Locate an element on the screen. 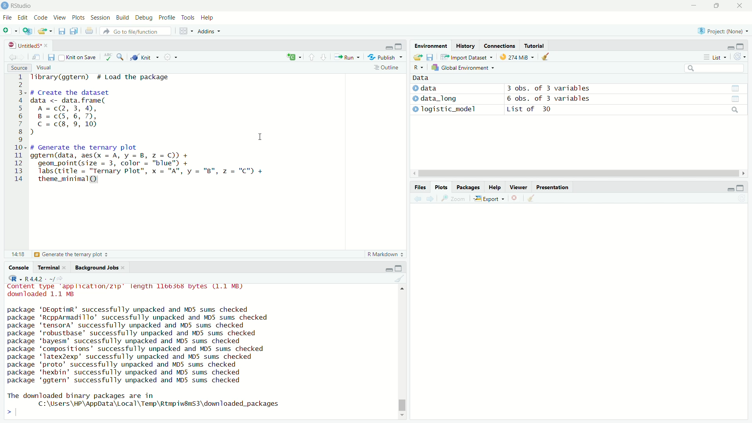  settings is located at coordinates (174, 58).